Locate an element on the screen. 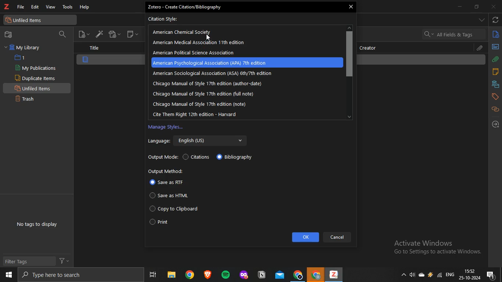  attachments is located at coordinates (495, 59).